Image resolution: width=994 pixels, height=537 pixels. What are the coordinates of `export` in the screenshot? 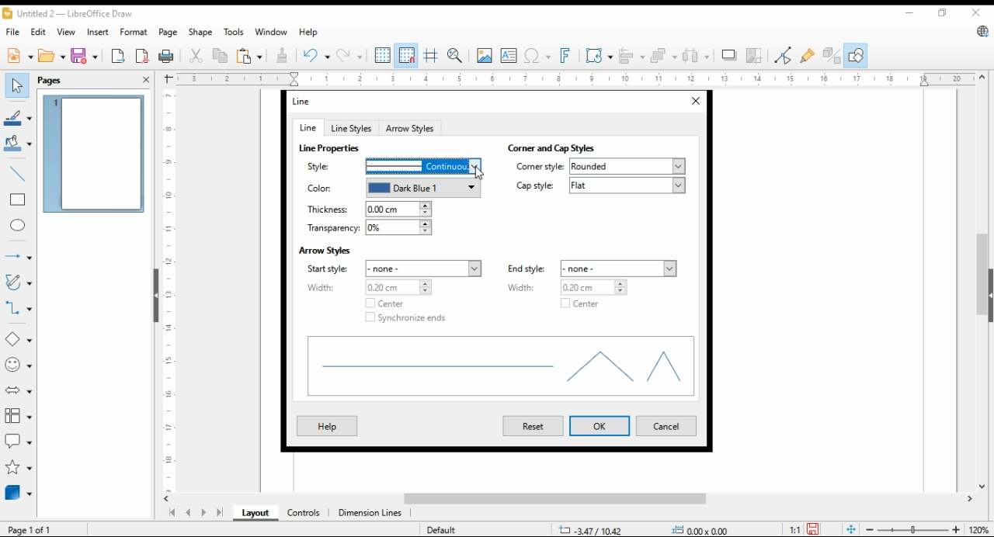 It's located at (119, 55).